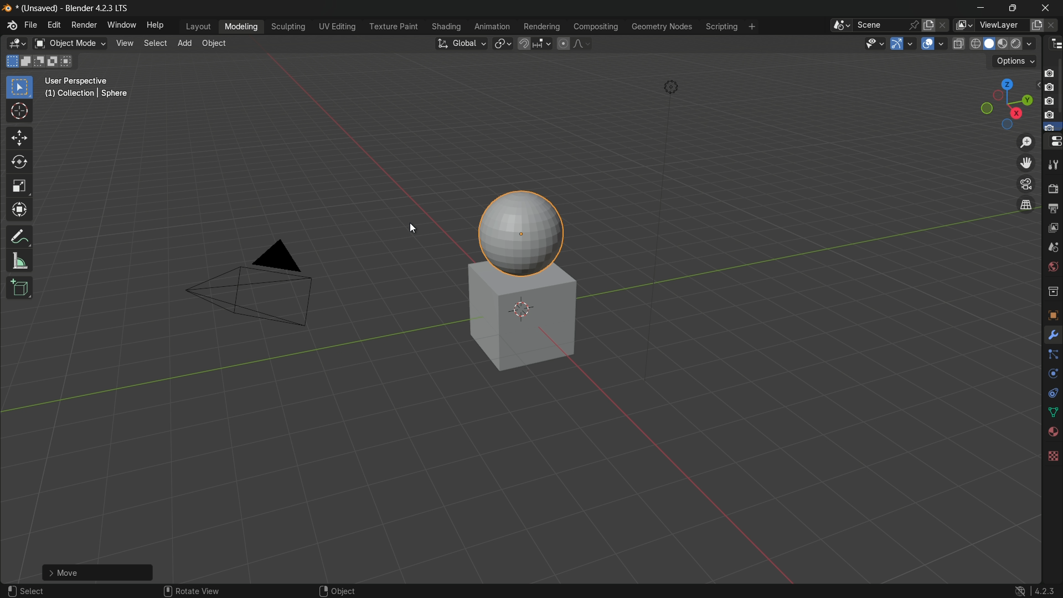 The image size is (1063, 598). I want to click on pin scene to workplace, so click(915, 25).